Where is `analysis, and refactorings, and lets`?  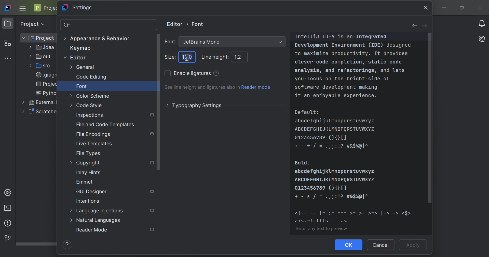
analysis, and refactorings, and lets is located at coordinates (350, 71).